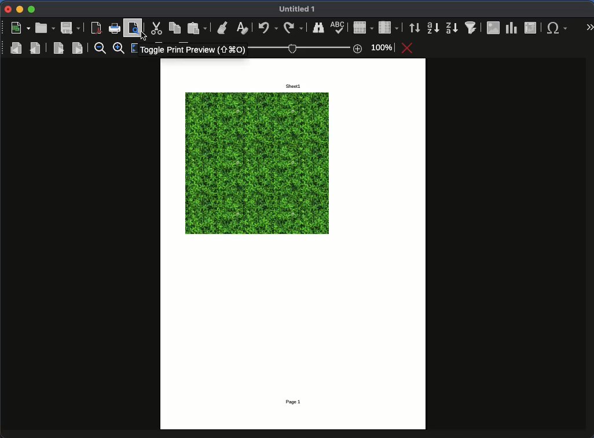  What do you see at coordinates (364, 28) in the screenshot?
I see `row` at bounding box center [364, 28].